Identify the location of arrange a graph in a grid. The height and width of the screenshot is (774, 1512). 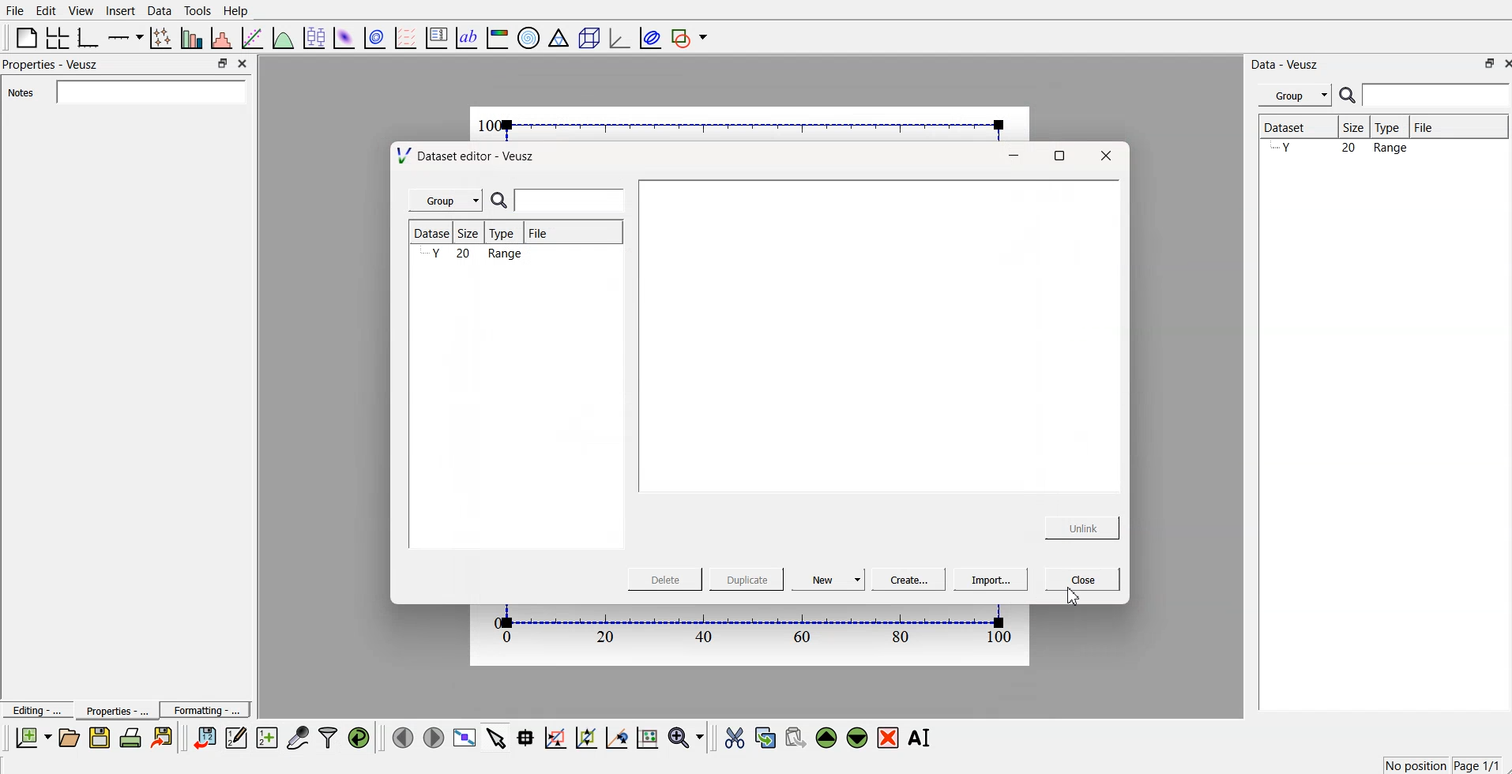
(58, 36).